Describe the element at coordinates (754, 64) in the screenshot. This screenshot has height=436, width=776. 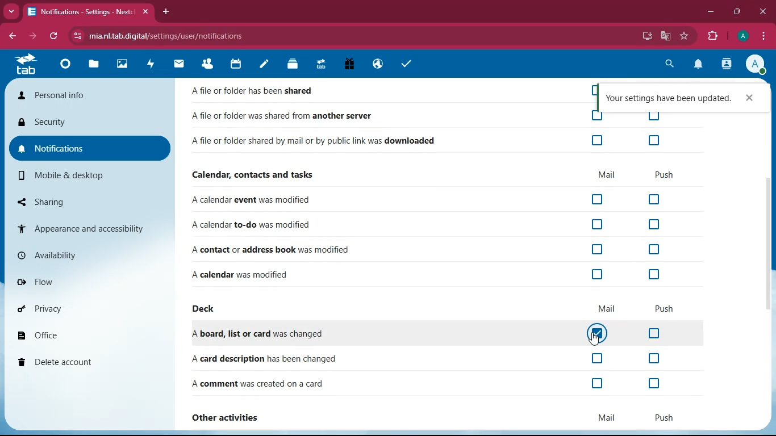
I see `Account` at that location.